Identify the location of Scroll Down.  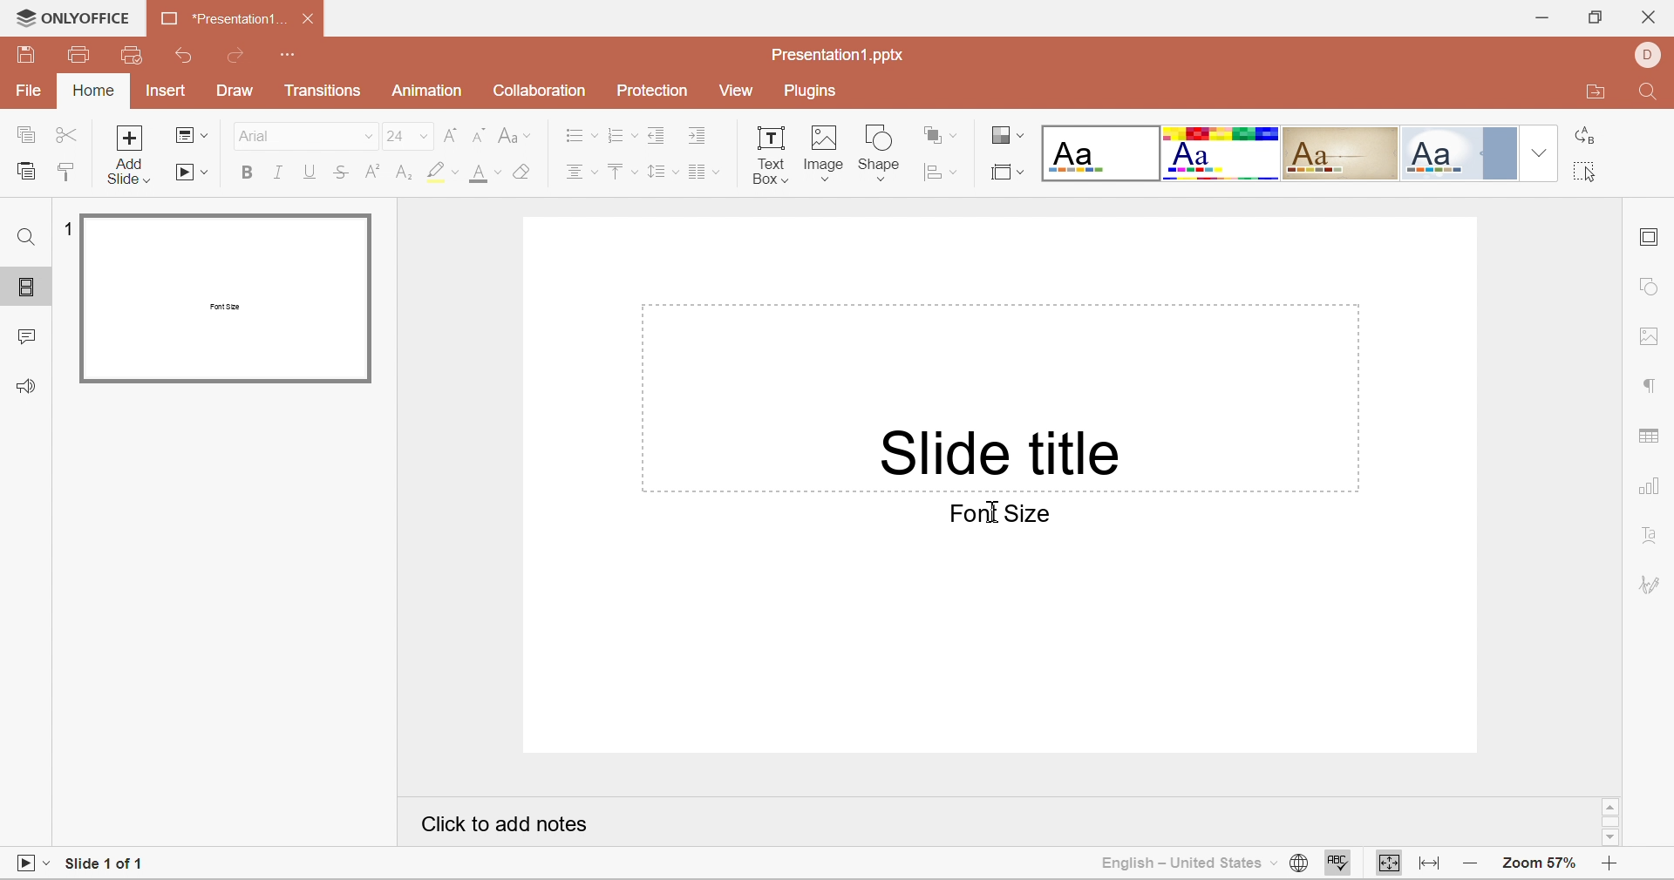
(1614, 838).